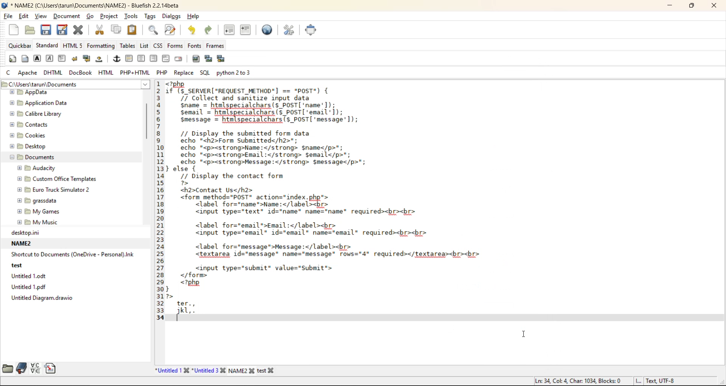 This screenshot has height=386, width=726. Describe the element at coordinates (163, 72) in the screenshot. I see `php` at that location.